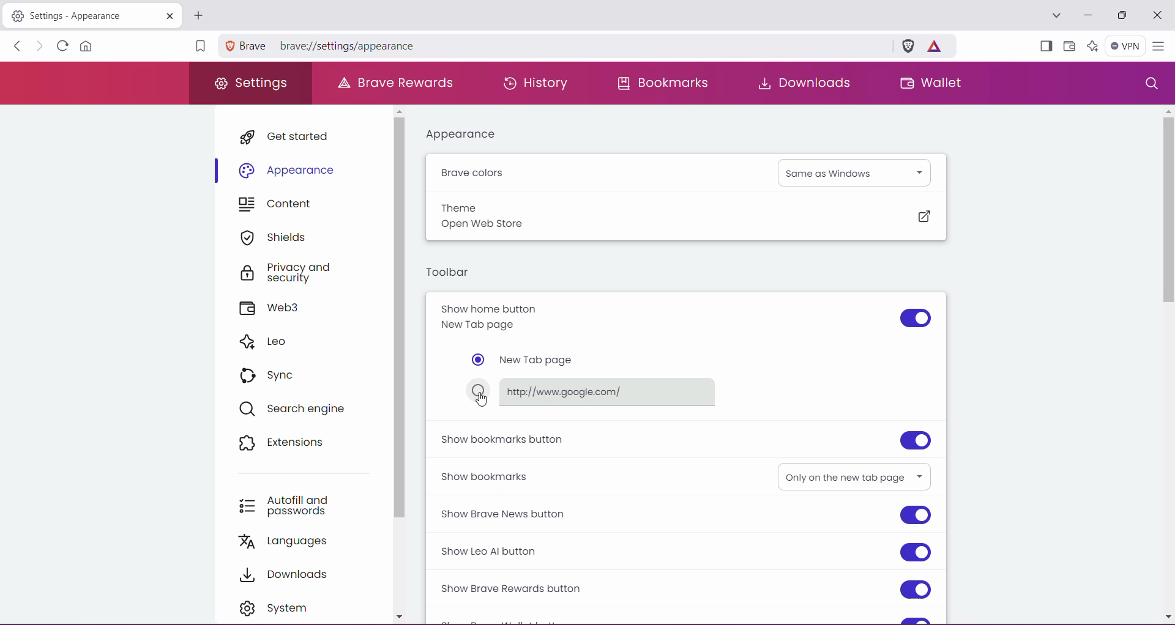 This screenshot has height=625, width=1175. I want to click on Leo, so click(266, 341).